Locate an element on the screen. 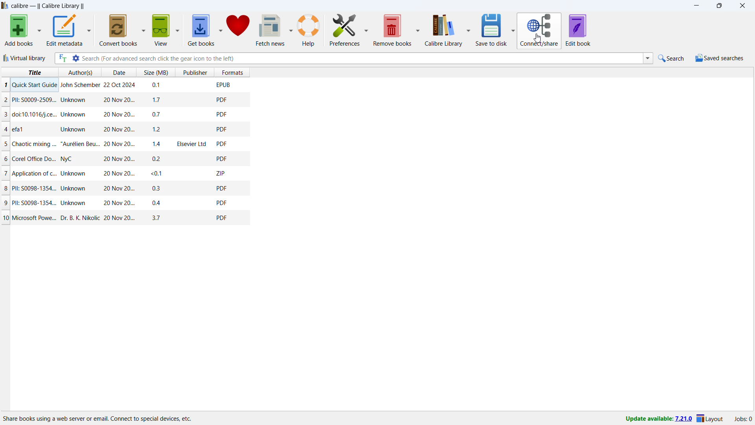 The height and width of the screenshot is (425, 755). calibre library options is located at coordinates (469, 30).